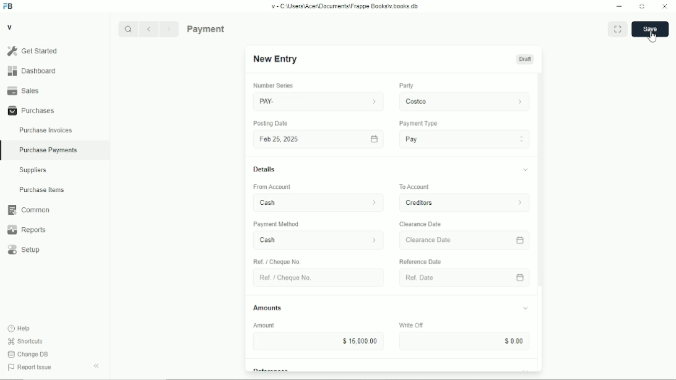 This screenshot has width=676, height=380. What do you see at coordinates (170, 29) in the screenshot?
I see `Next` at bounding box center [170, 29].